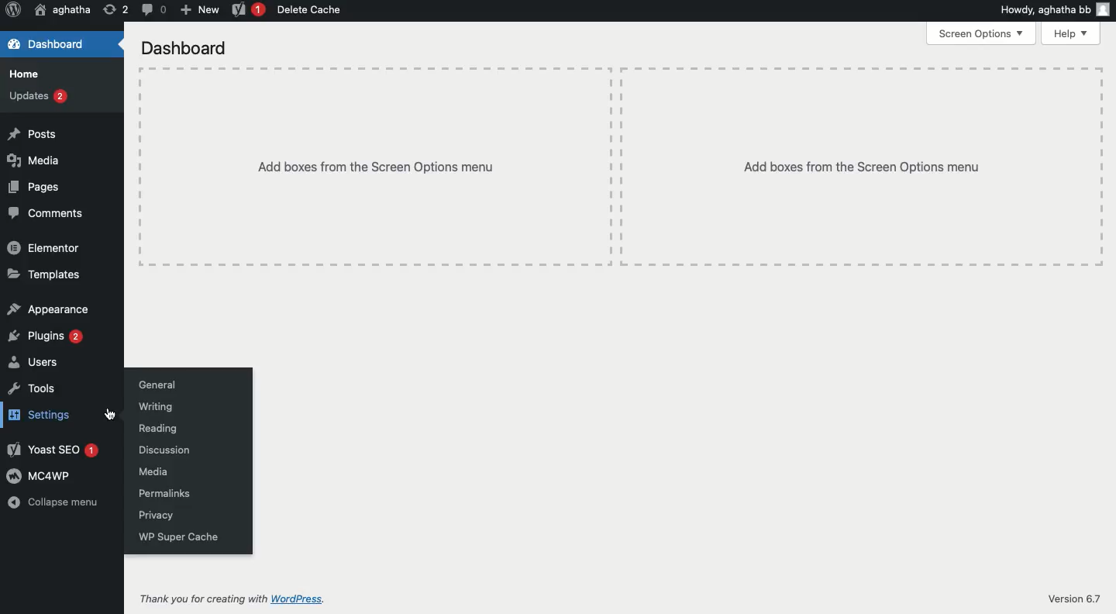  Describe the element at coordinates (1074, 598) in the screenshot. I see `Version 6.7` at that location.